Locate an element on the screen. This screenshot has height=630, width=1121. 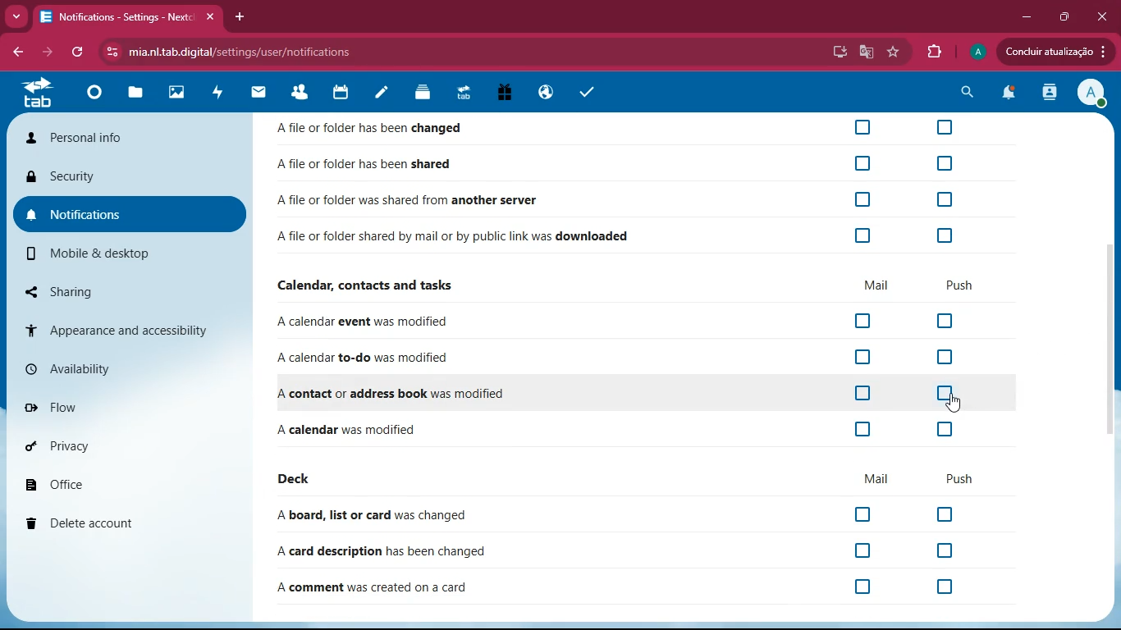
A file or folder has been changed is located at coordinates (375, 129).